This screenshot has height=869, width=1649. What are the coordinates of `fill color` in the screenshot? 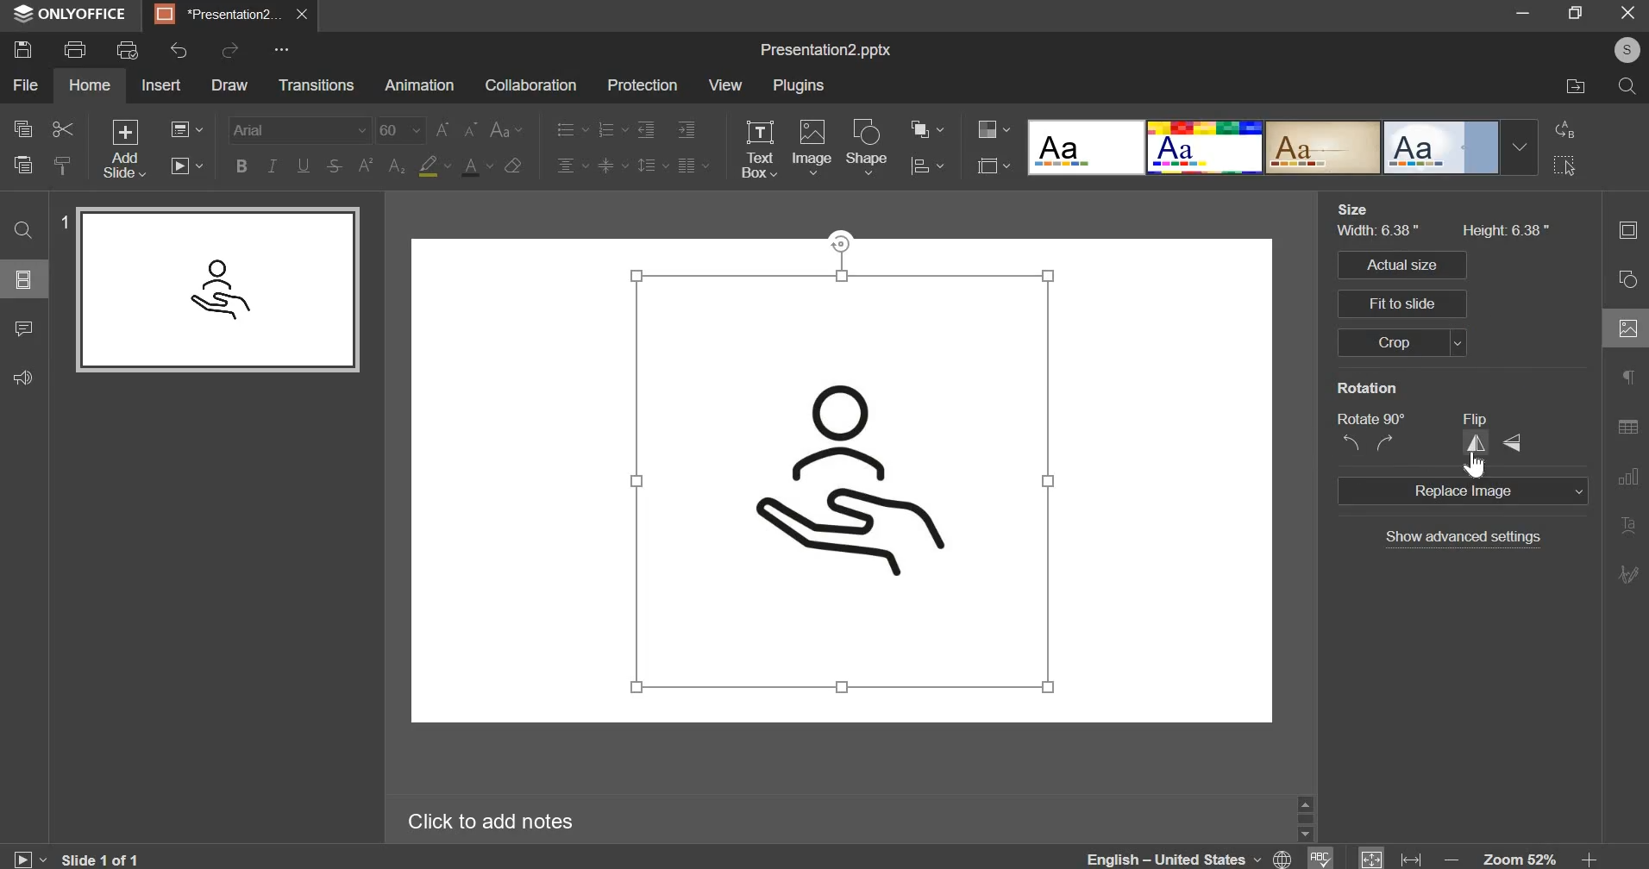 It's located at (433, 166).